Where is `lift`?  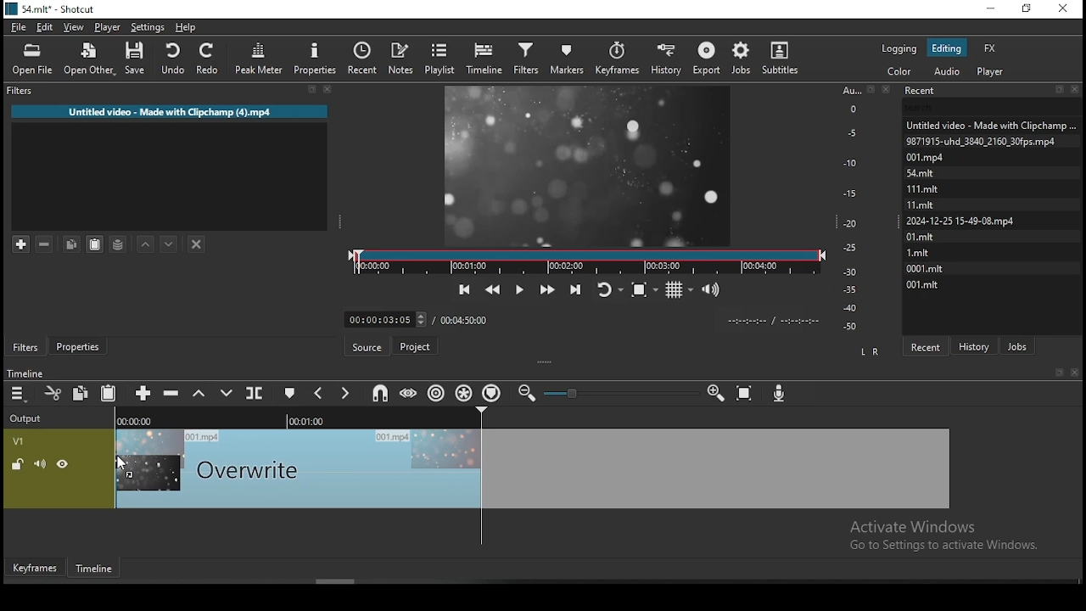
lift is located at coordinates (197, 394).